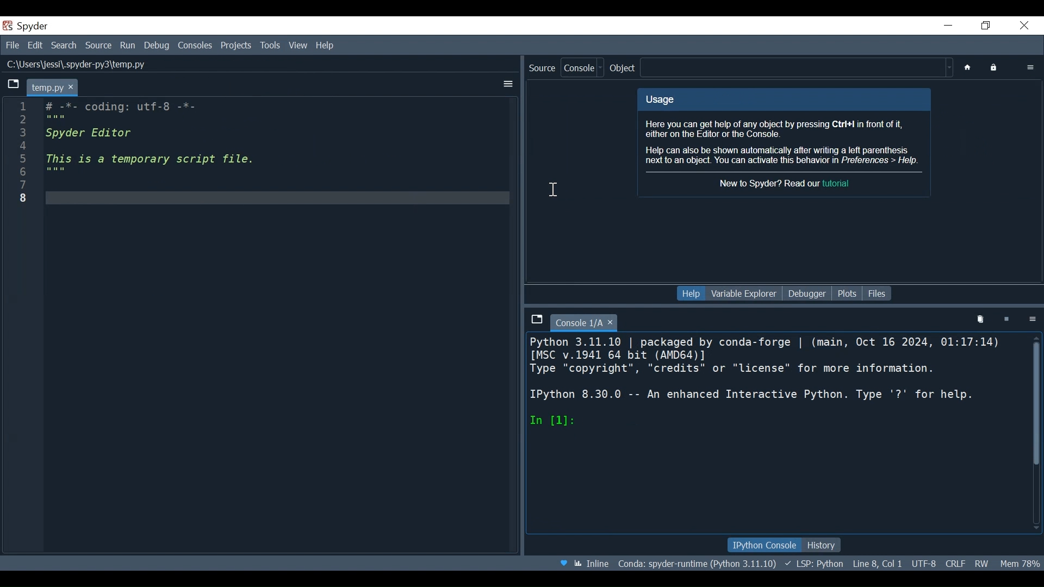 The height and width of the screenshot is (587, 1044). I want to click on Cursor Position, so click(877, 563).